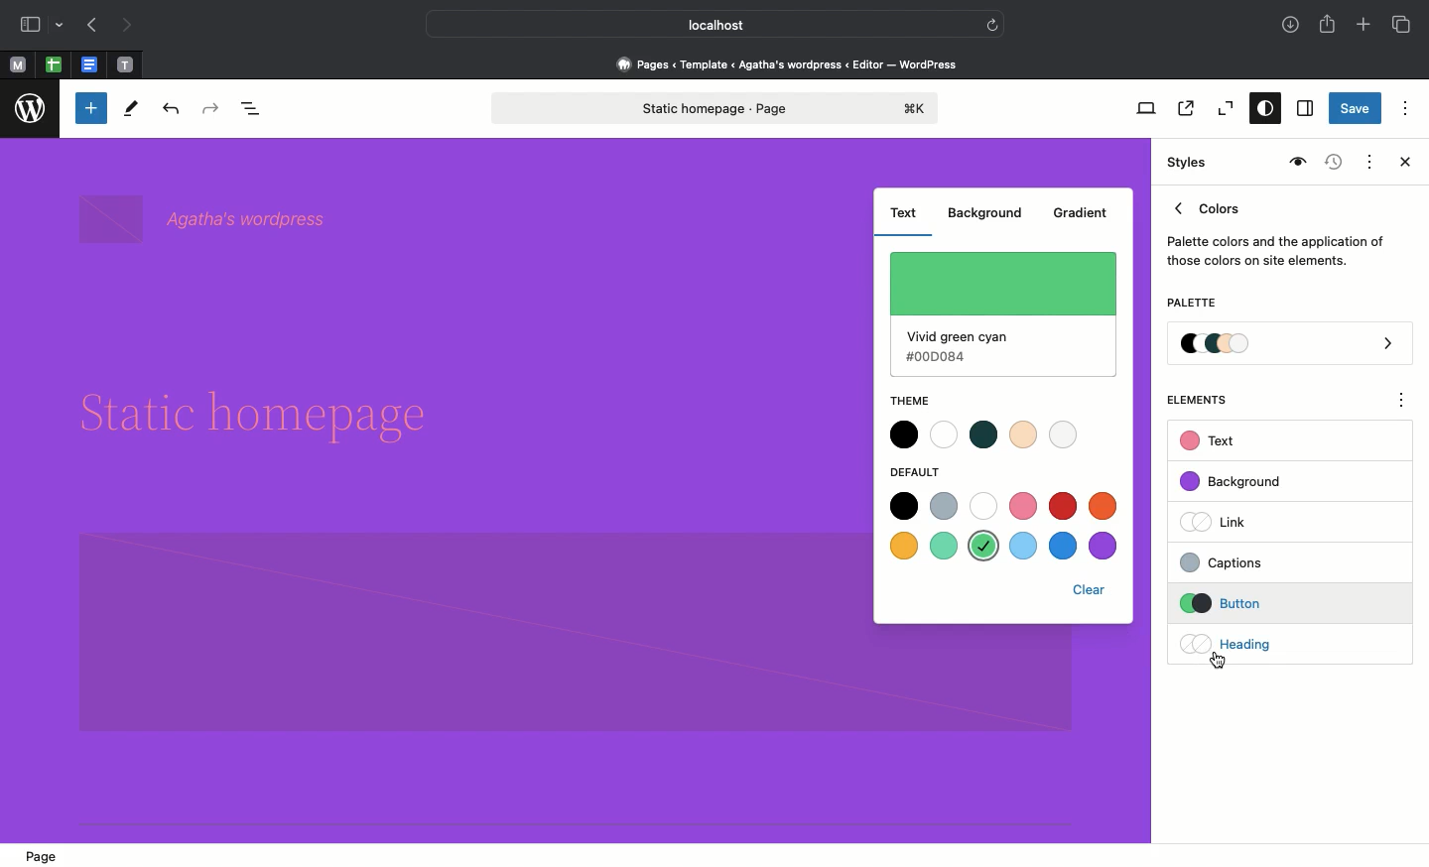 The height and width of the screenshot is (867, 1429). I want to click on Theme color, so click(981, 436).